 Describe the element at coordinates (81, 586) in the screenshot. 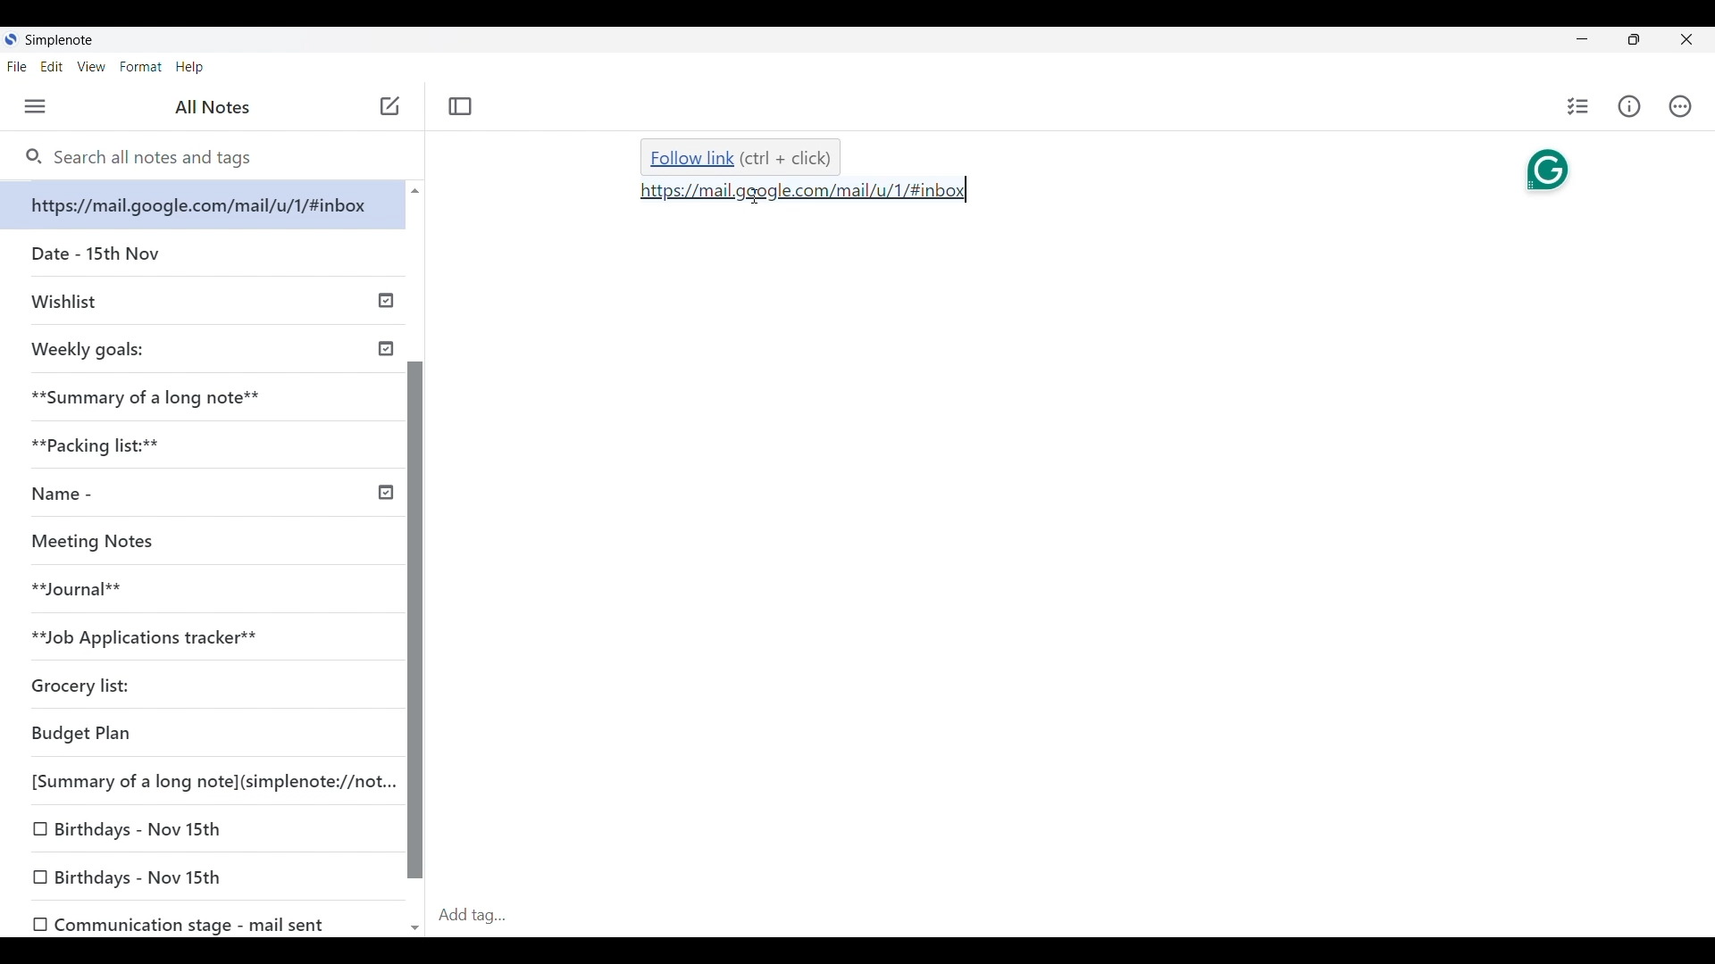

I see `**Journal**` at that location.